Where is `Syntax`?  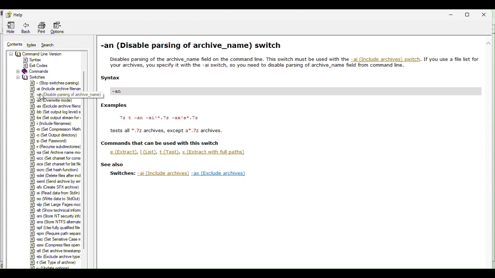 Syntax is located at coordinates (33, 59).